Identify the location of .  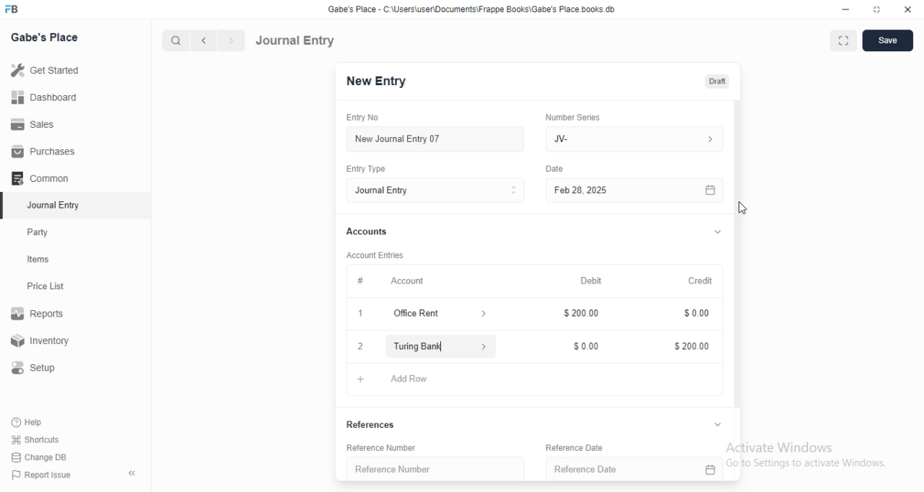
(582, 347).